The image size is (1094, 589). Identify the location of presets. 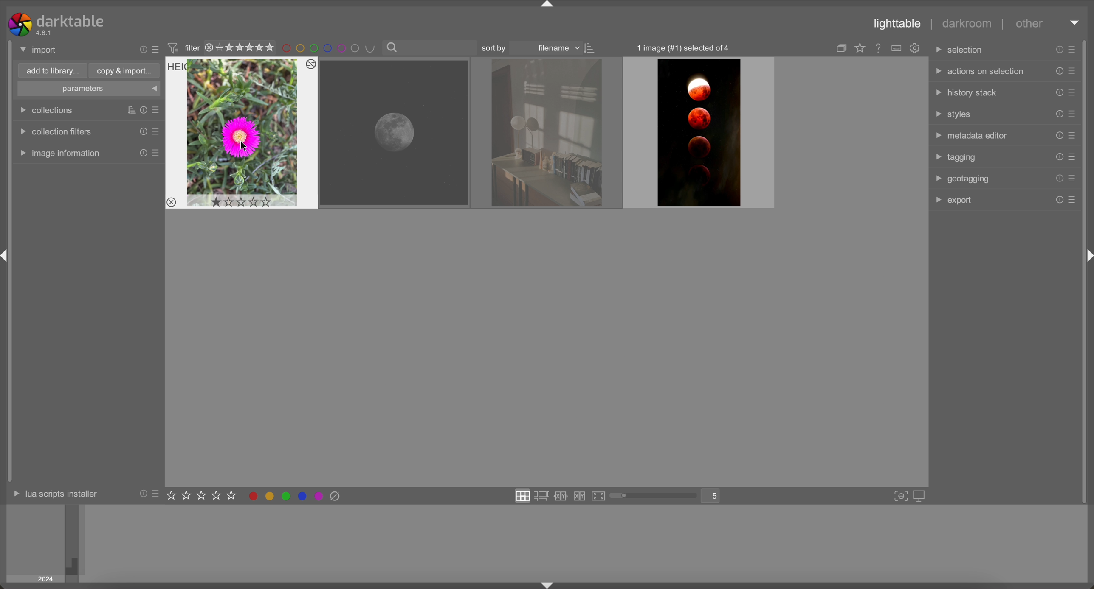
(1073, 179).